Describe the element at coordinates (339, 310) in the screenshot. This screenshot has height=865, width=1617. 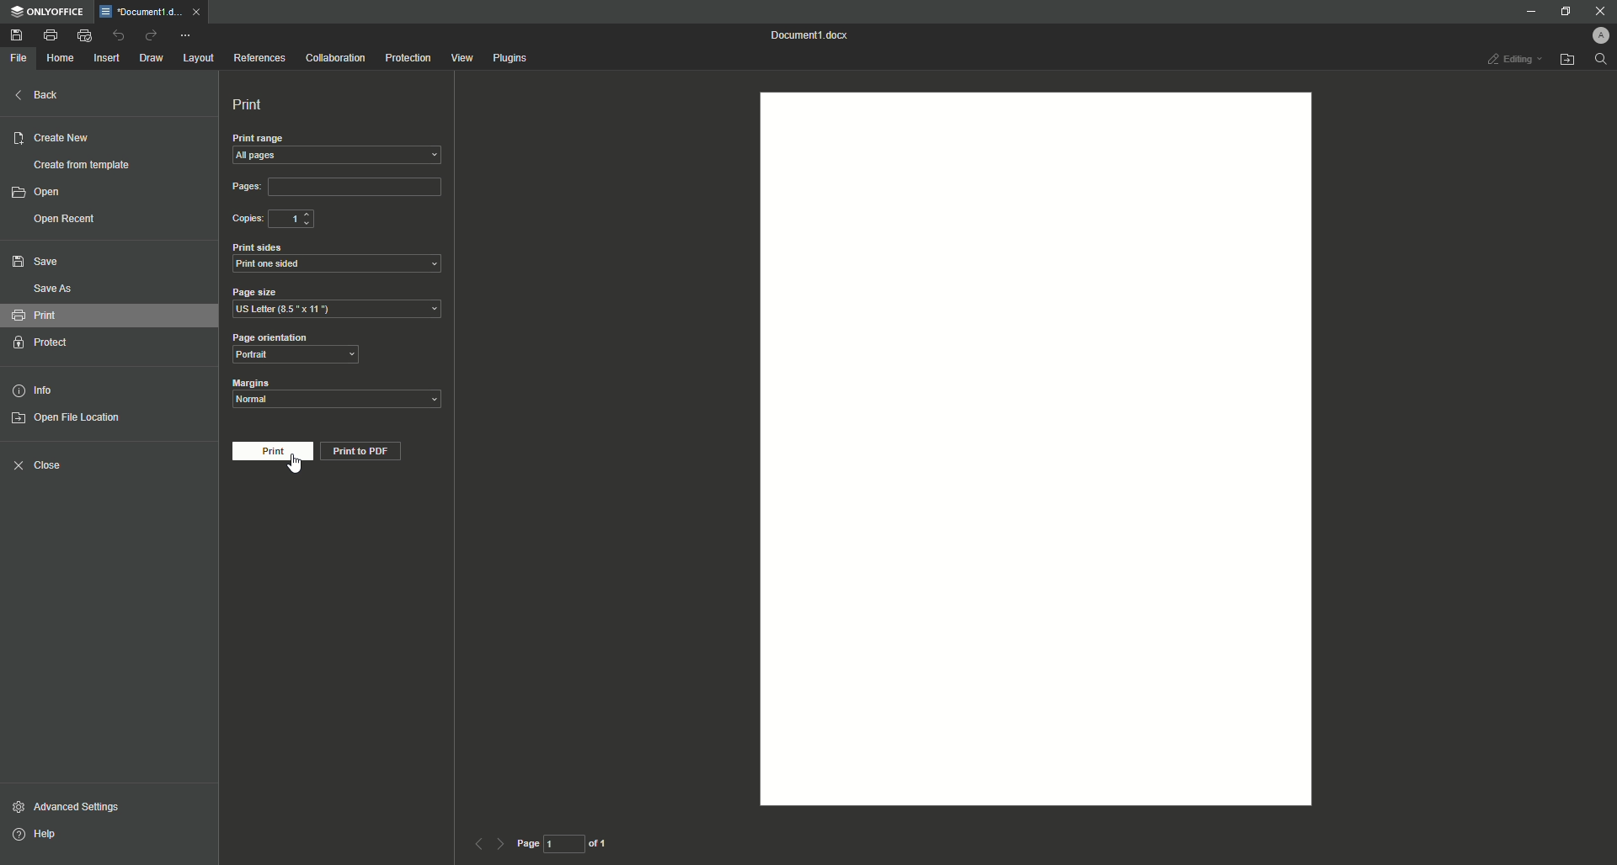
I see `US Letter` at that location.